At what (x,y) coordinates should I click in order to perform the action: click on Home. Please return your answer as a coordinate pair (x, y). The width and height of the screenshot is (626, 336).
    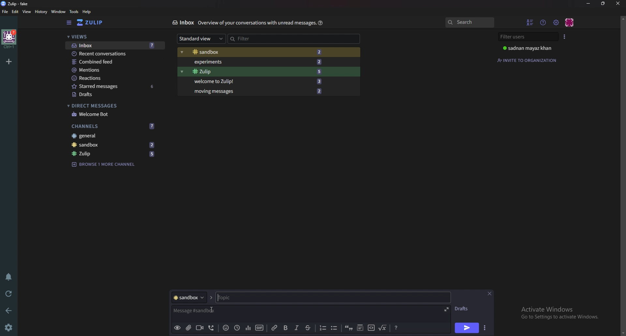
    Looking at the image, I should click on (9, 39).